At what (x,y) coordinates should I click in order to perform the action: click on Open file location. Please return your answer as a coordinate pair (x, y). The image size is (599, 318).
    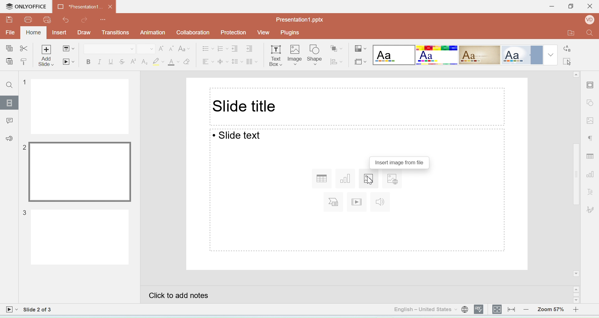
    Looking at the image, I should click on (567, 33).